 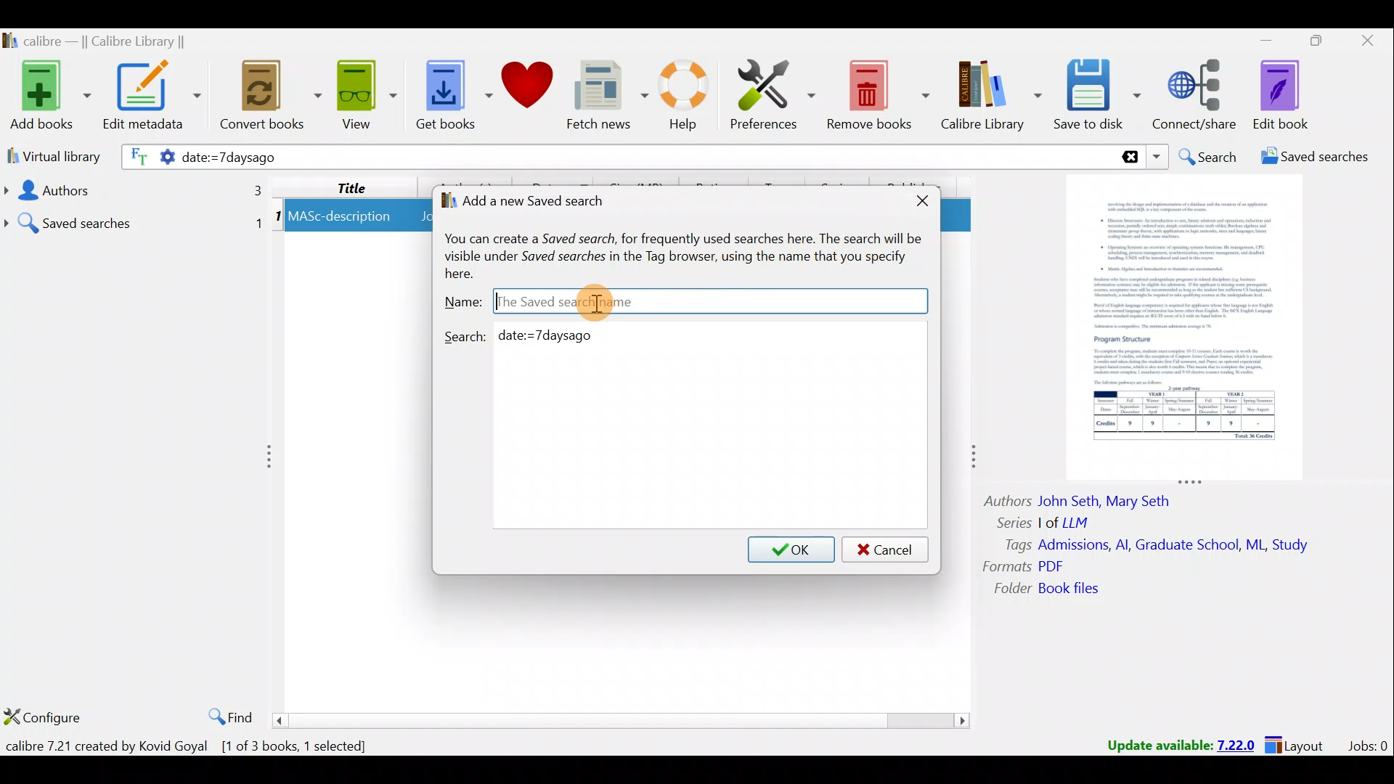 What do you see at coordinates (791, 548) in the screenshot?
I see `OK` at bounding box center [791, 548].